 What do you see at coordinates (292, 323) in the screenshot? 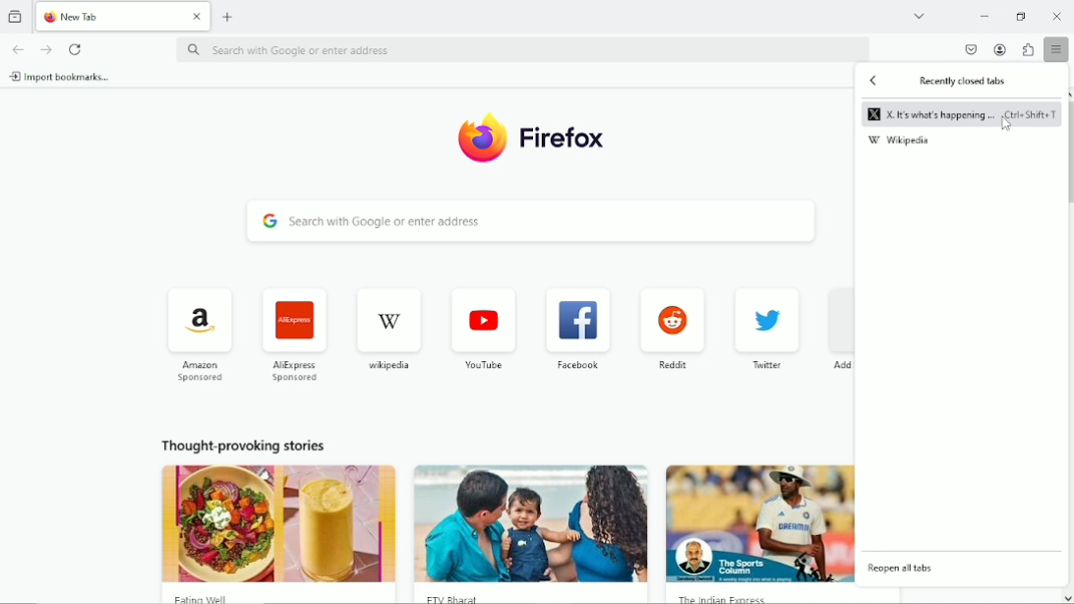
I see `icon` at bounding box center [292, 323].